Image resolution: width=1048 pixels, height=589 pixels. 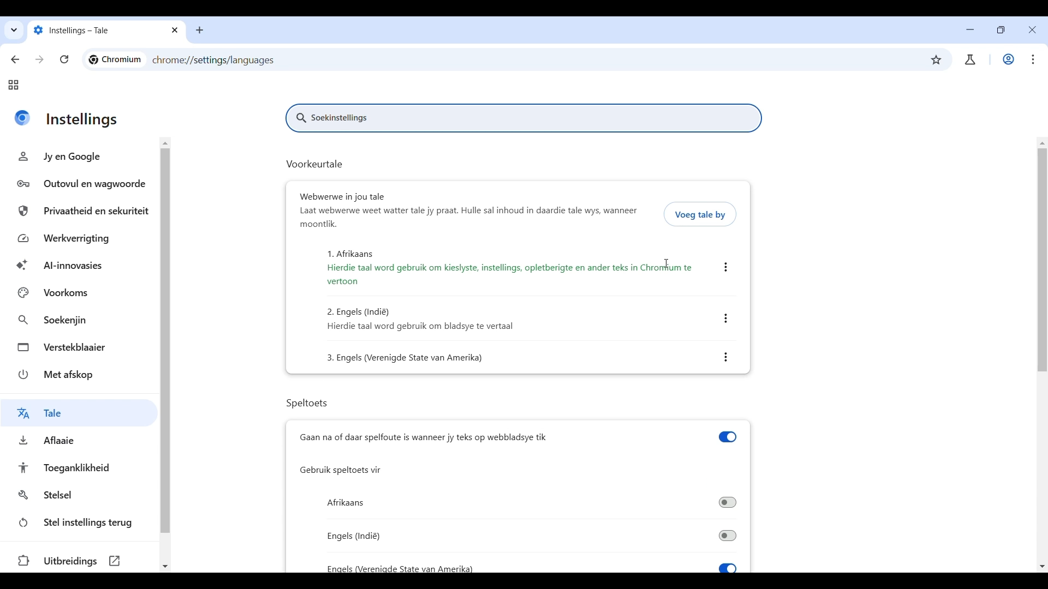 I want to click on Voorkoms, so click(x=68, y=293).